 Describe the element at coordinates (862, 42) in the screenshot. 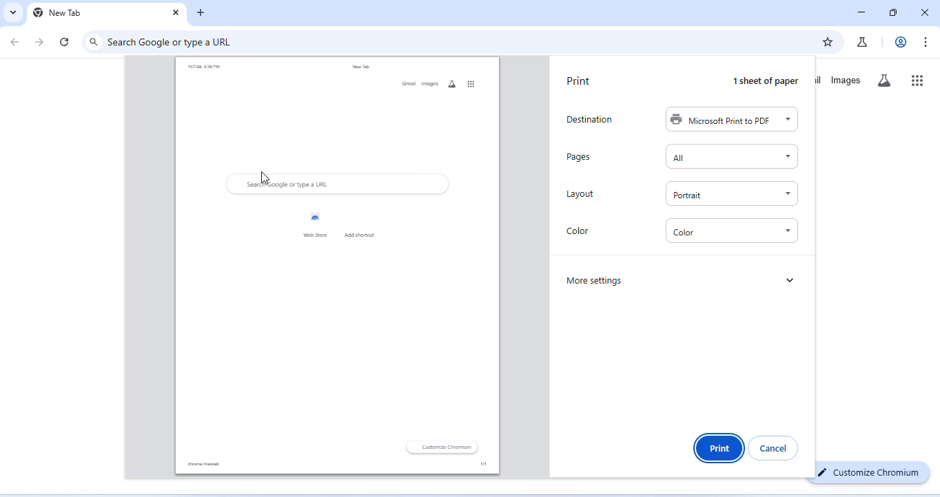

I see `chrome labs` at that location.